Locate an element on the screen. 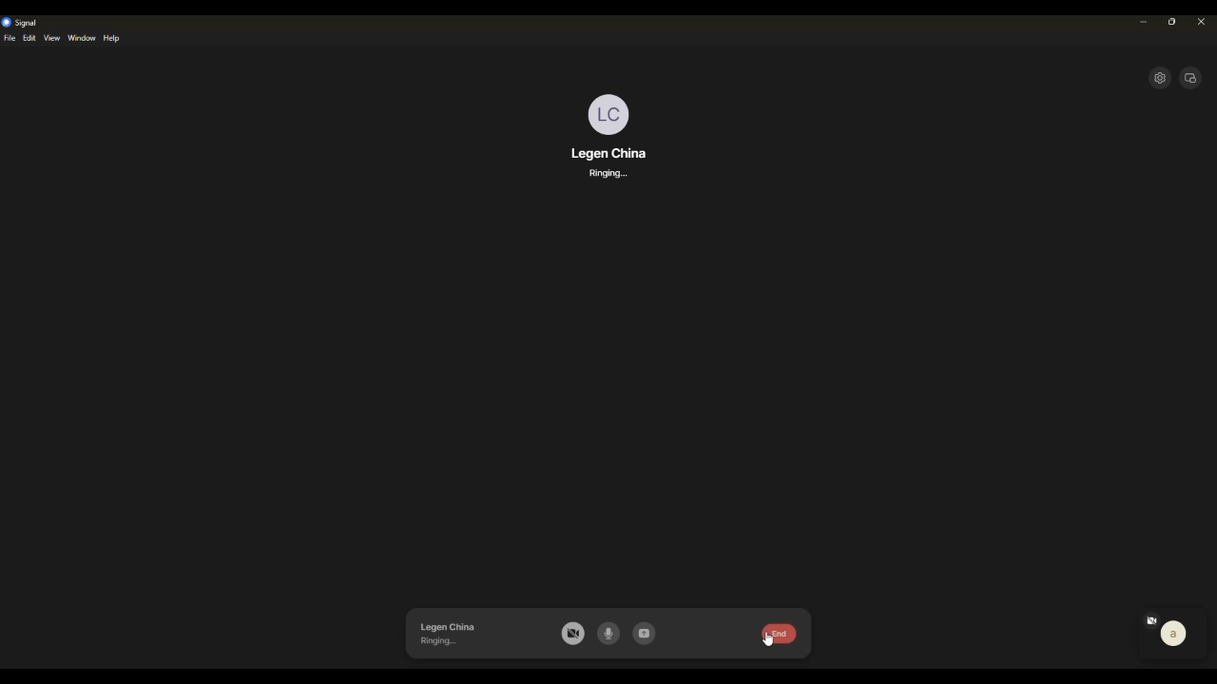 The width and height of the screenshot is (1217, 684). edit is located at coordinates (31, 40).